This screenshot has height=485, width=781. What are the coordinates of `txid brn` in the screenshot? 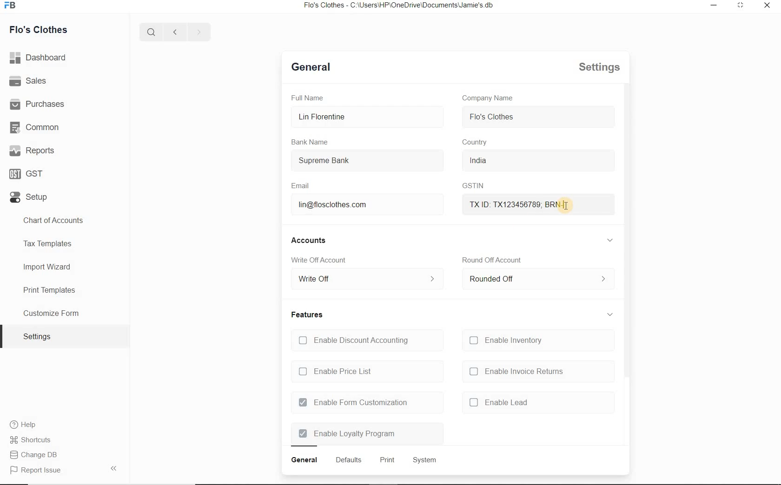 It's located at (530, 203).